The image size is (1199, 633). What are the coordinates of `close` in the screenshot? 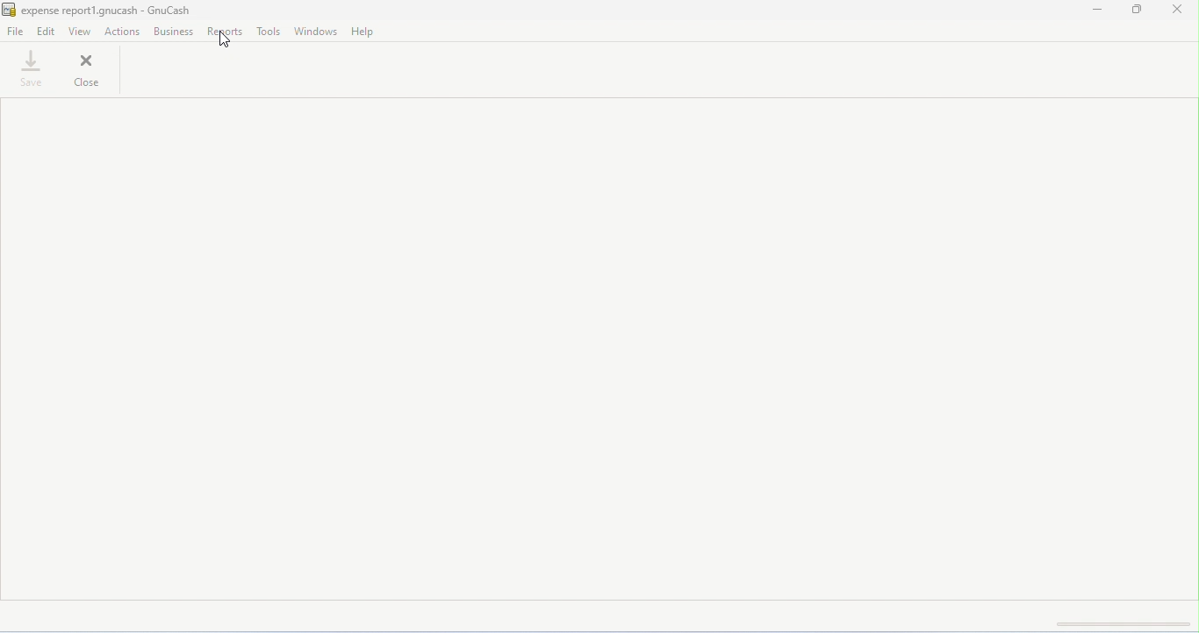 It's located at (1177, 11).